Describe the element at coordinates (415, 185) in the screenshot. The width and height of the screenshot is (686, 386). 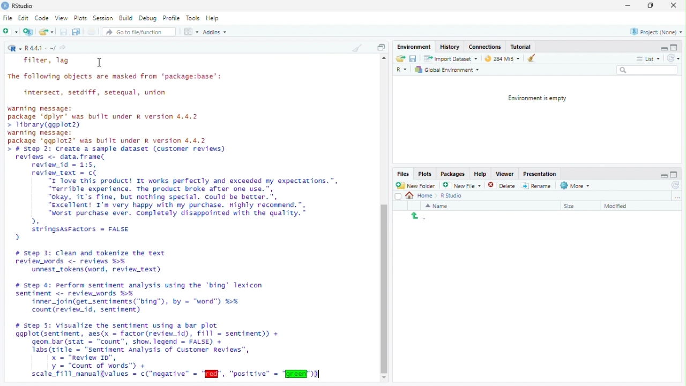
I see `New Folder` at that location.